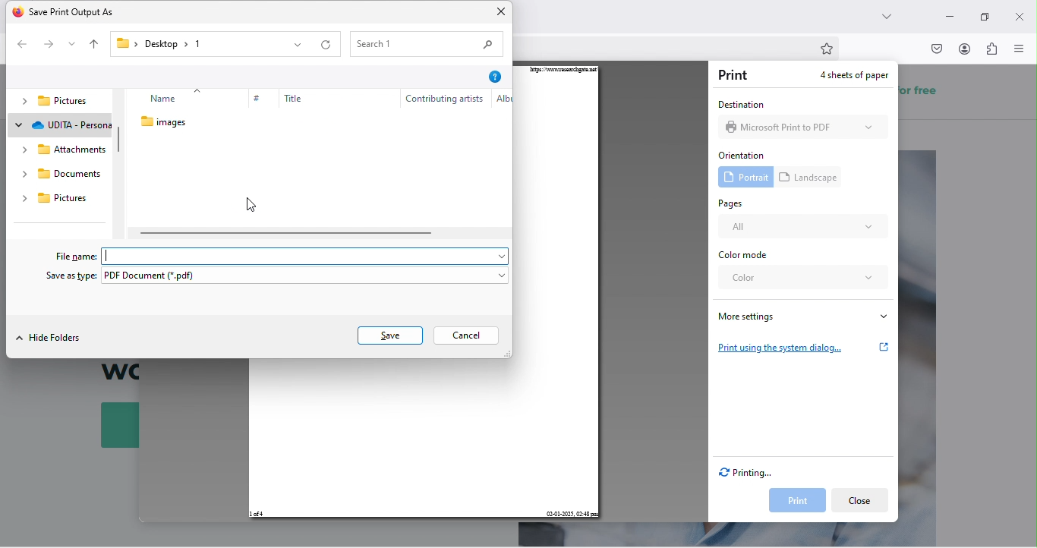  What do you see at coordinates (59, 151) in the screenshot?
I see `attachments` at bounding box center [59, 151].